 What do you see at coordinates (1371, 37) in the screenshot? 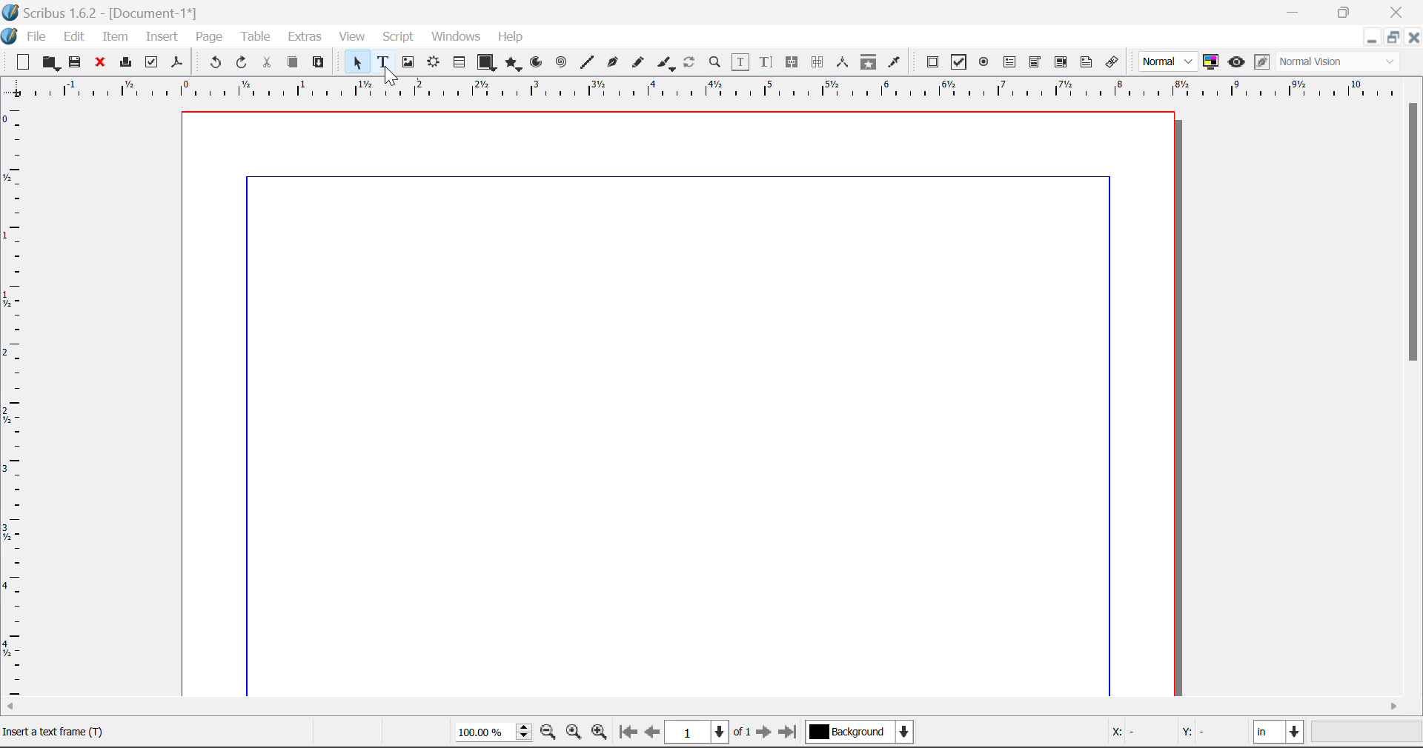
I see `Restore Down` at bounding box center [1371, 37].